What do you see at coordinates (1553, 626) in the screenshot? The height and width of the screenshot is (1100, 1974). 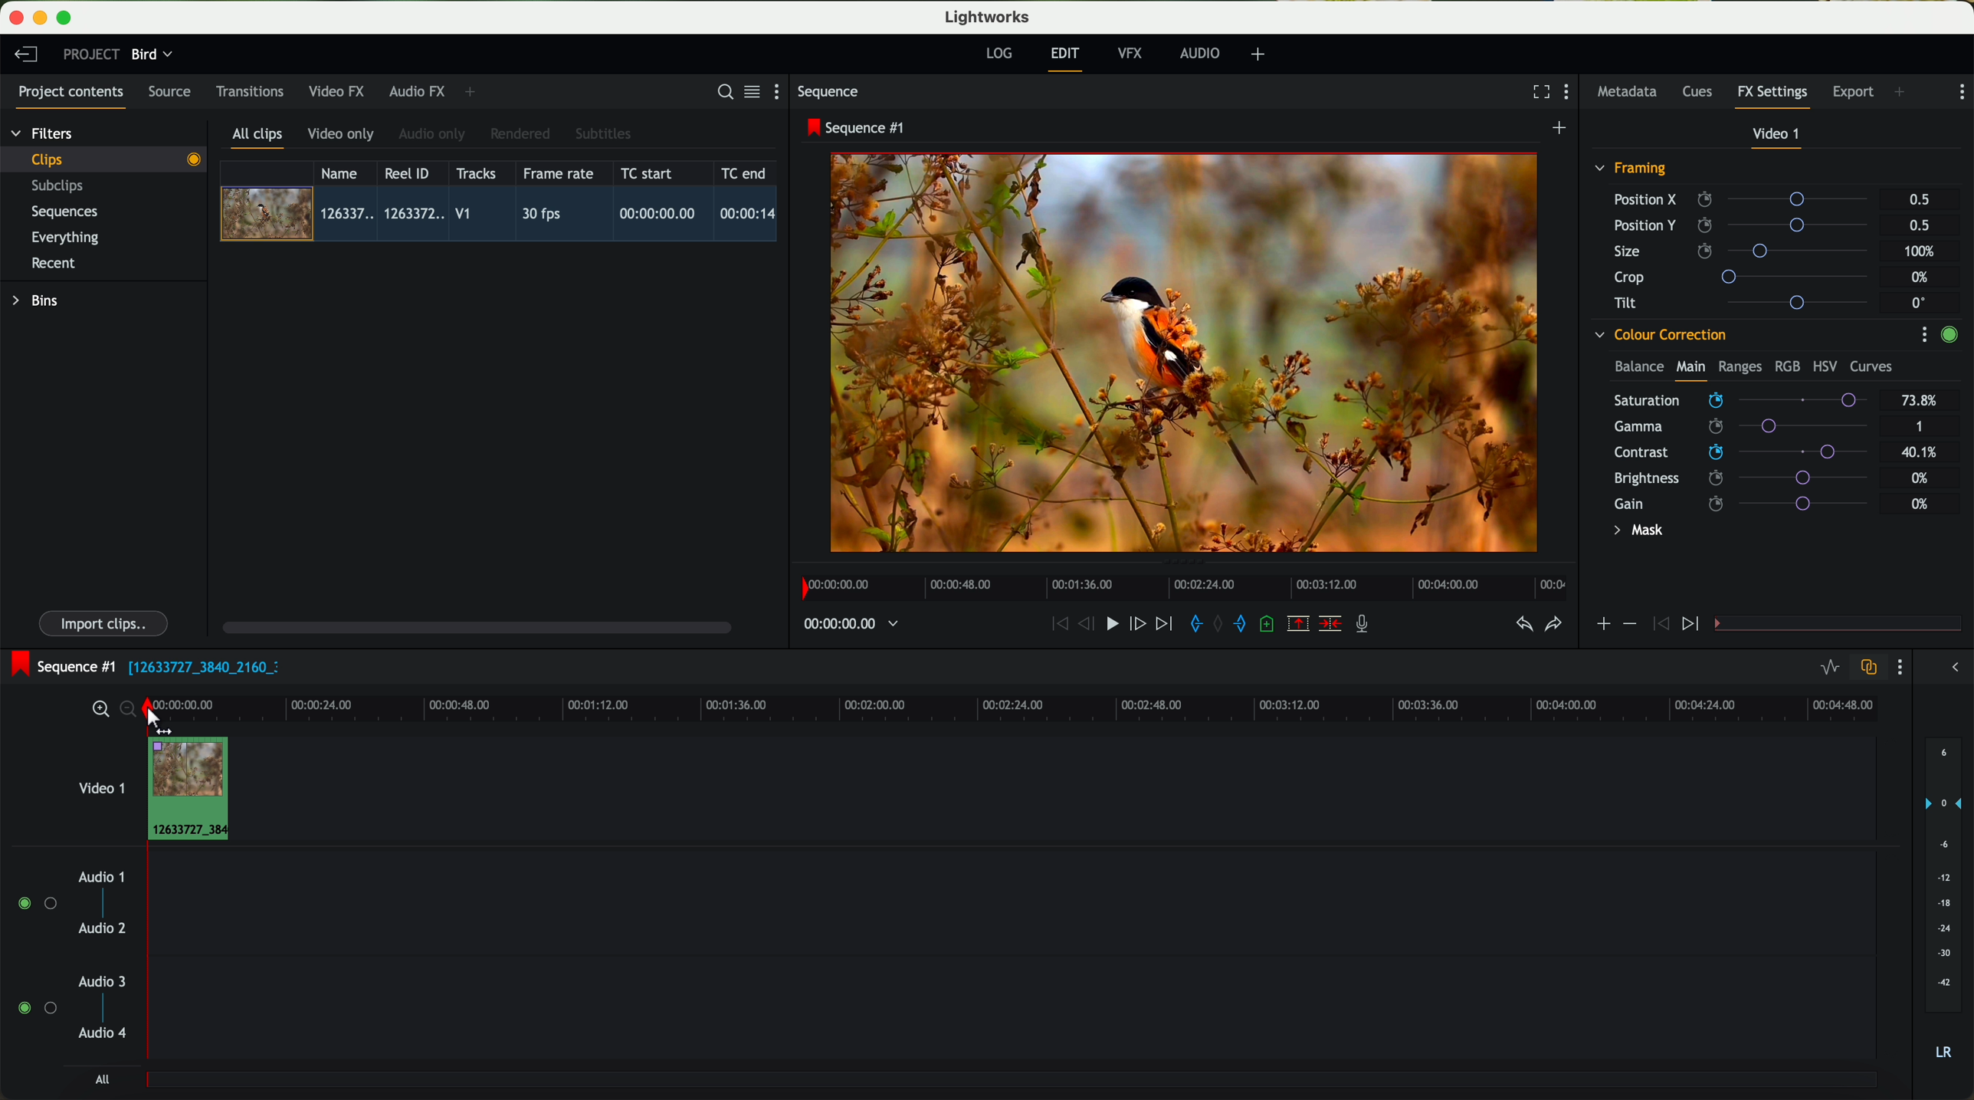 I see `redo` at bounding box center [1553, 626].